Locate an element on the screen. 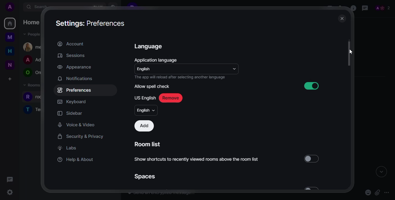 This screenshot has width=395, height=200. account is located at coordinates (71, 43).